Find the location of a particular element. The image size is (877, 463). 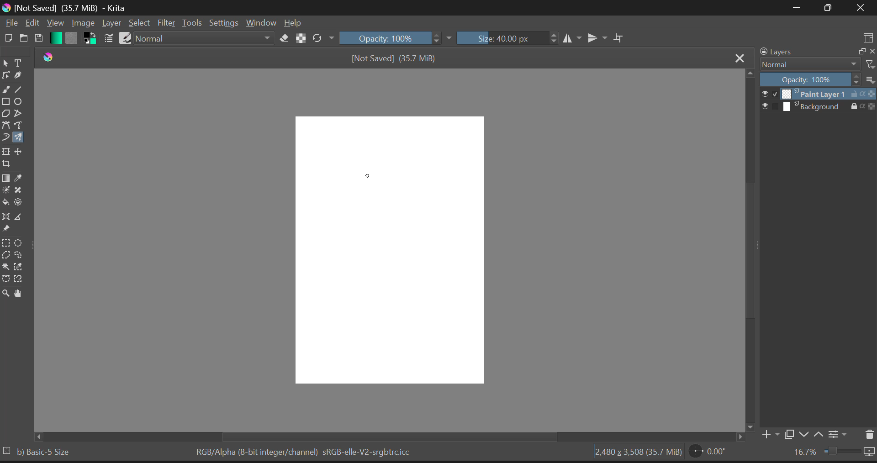

Pattern is located at coordinates (73, 38).